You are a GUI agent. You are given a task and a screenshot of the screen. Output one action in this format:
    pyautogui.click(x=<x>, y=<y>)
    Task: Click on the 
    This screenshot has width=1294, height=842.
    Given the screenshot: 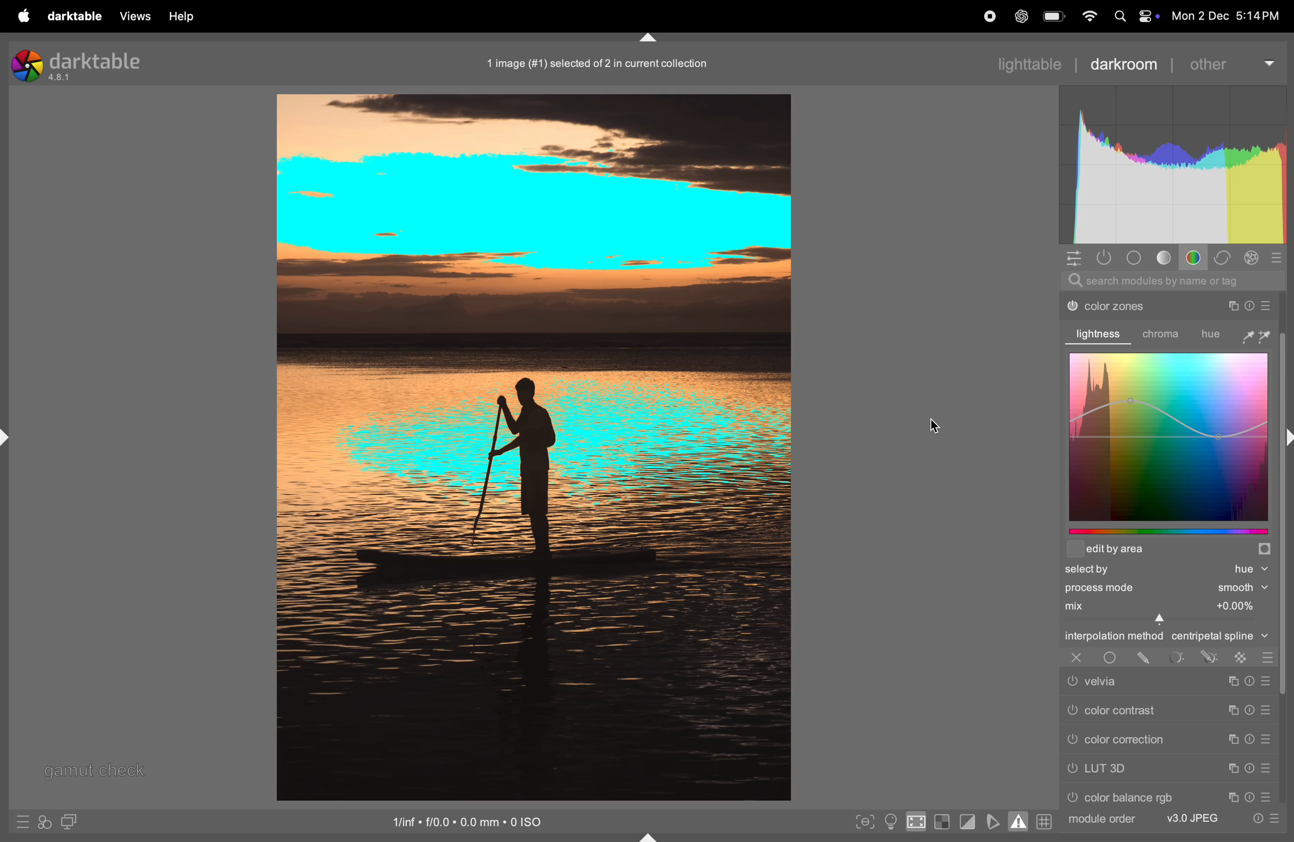 What is the action you would take?
    pyautogui.click(x=1264, y=658)
    